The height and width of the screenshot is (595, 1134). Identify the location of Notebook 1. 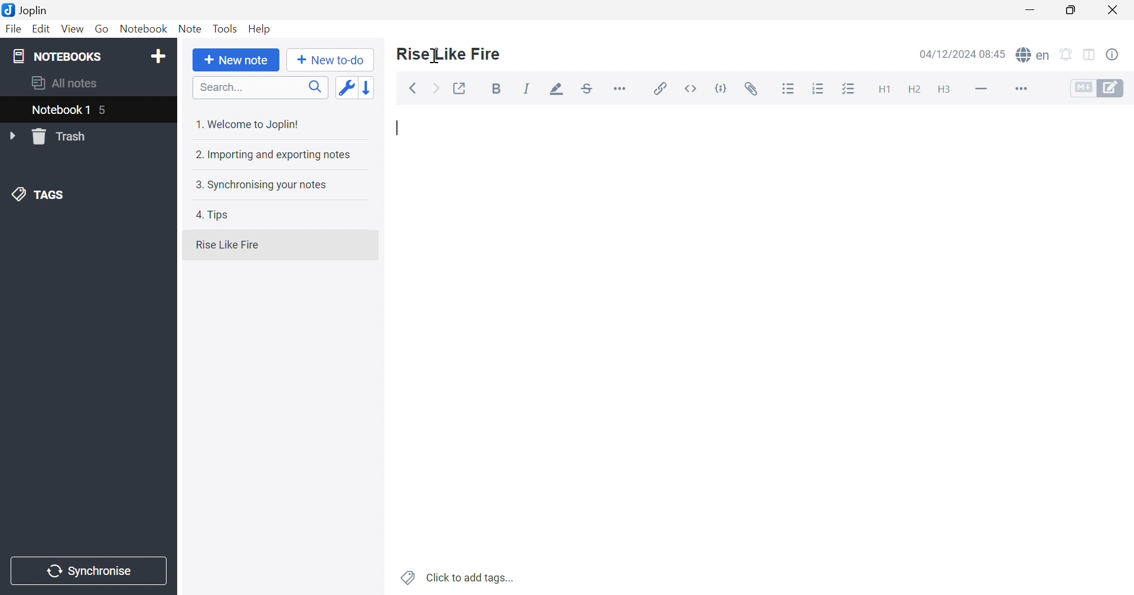
(59, 112).